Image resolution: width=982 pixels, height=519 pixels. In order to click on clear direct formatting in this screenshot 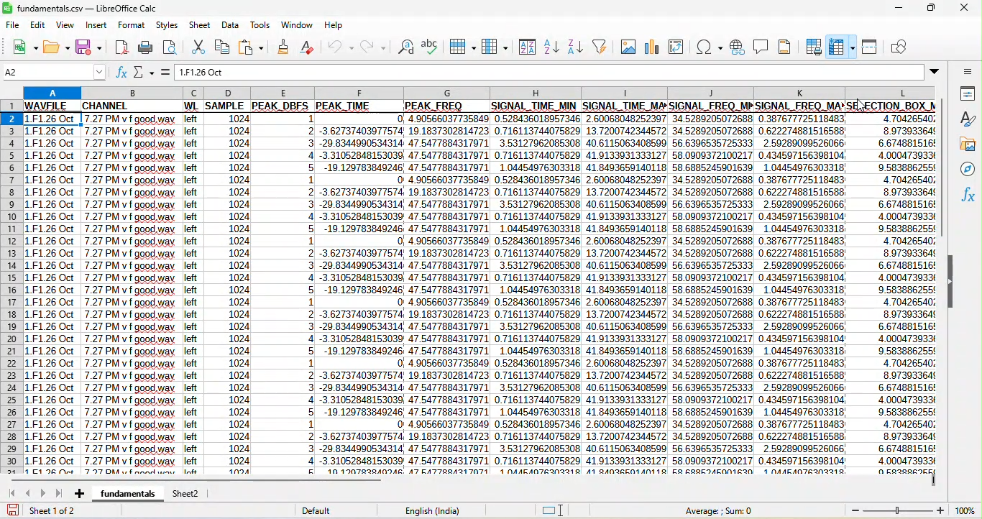, I will do `click(308, 47)`.